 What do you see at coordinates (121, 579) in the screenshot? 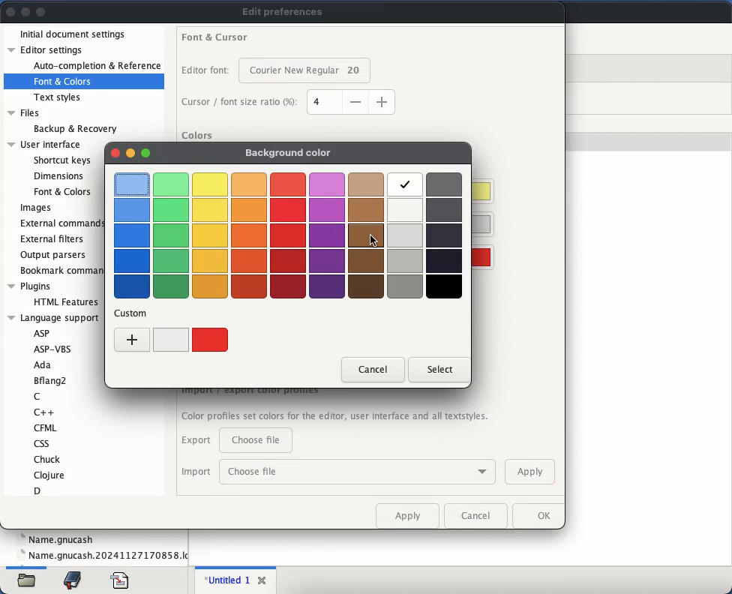
I see `file` at bounding box center [121, 579].